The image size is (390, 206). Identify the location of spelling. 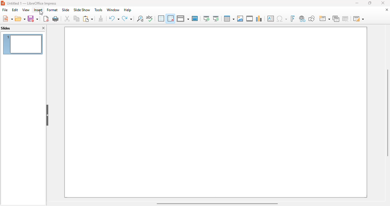
(149, 18).